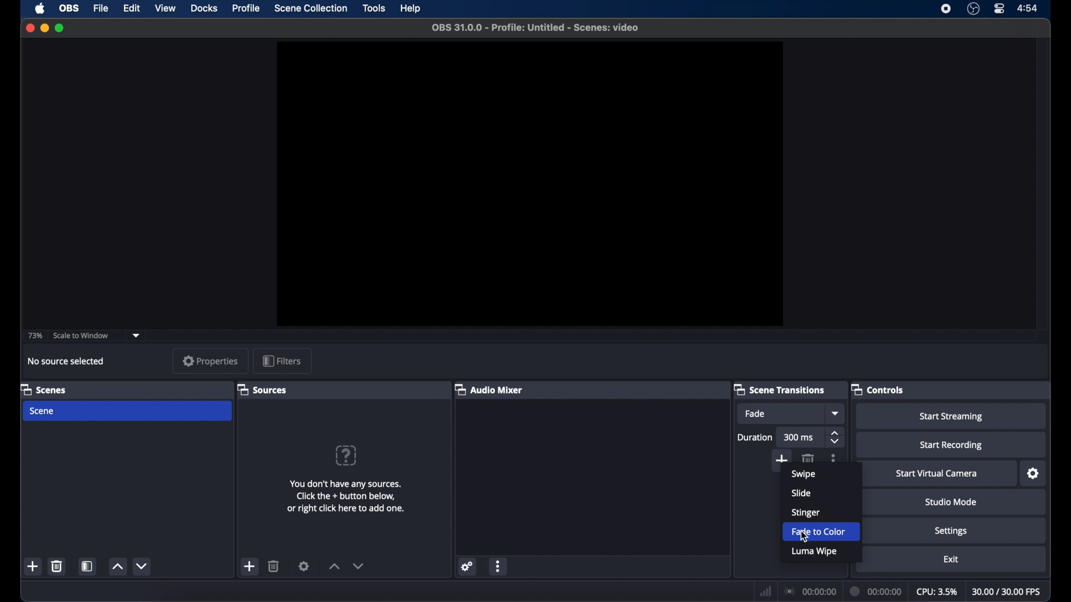 This screenshot has height=602, width=1071. I want to click on properties, so click(210, 361).